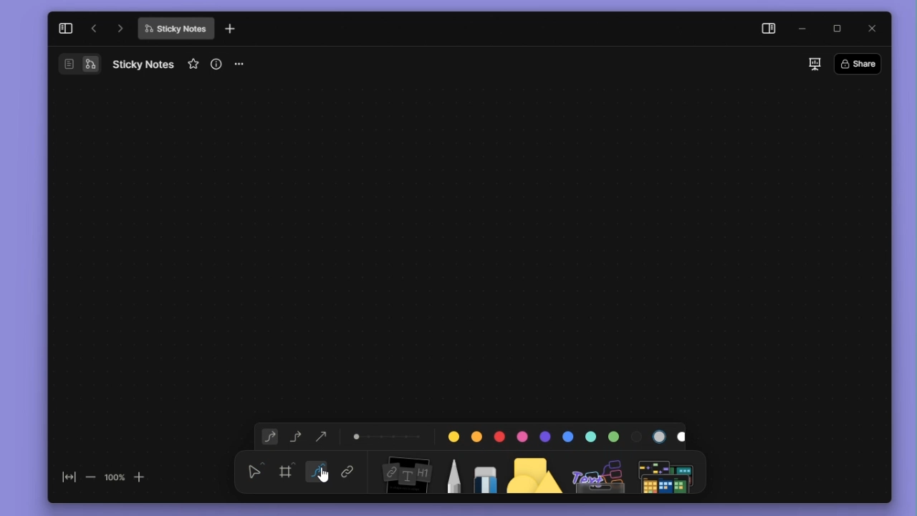  I want to click on straight, so click(322, 434).